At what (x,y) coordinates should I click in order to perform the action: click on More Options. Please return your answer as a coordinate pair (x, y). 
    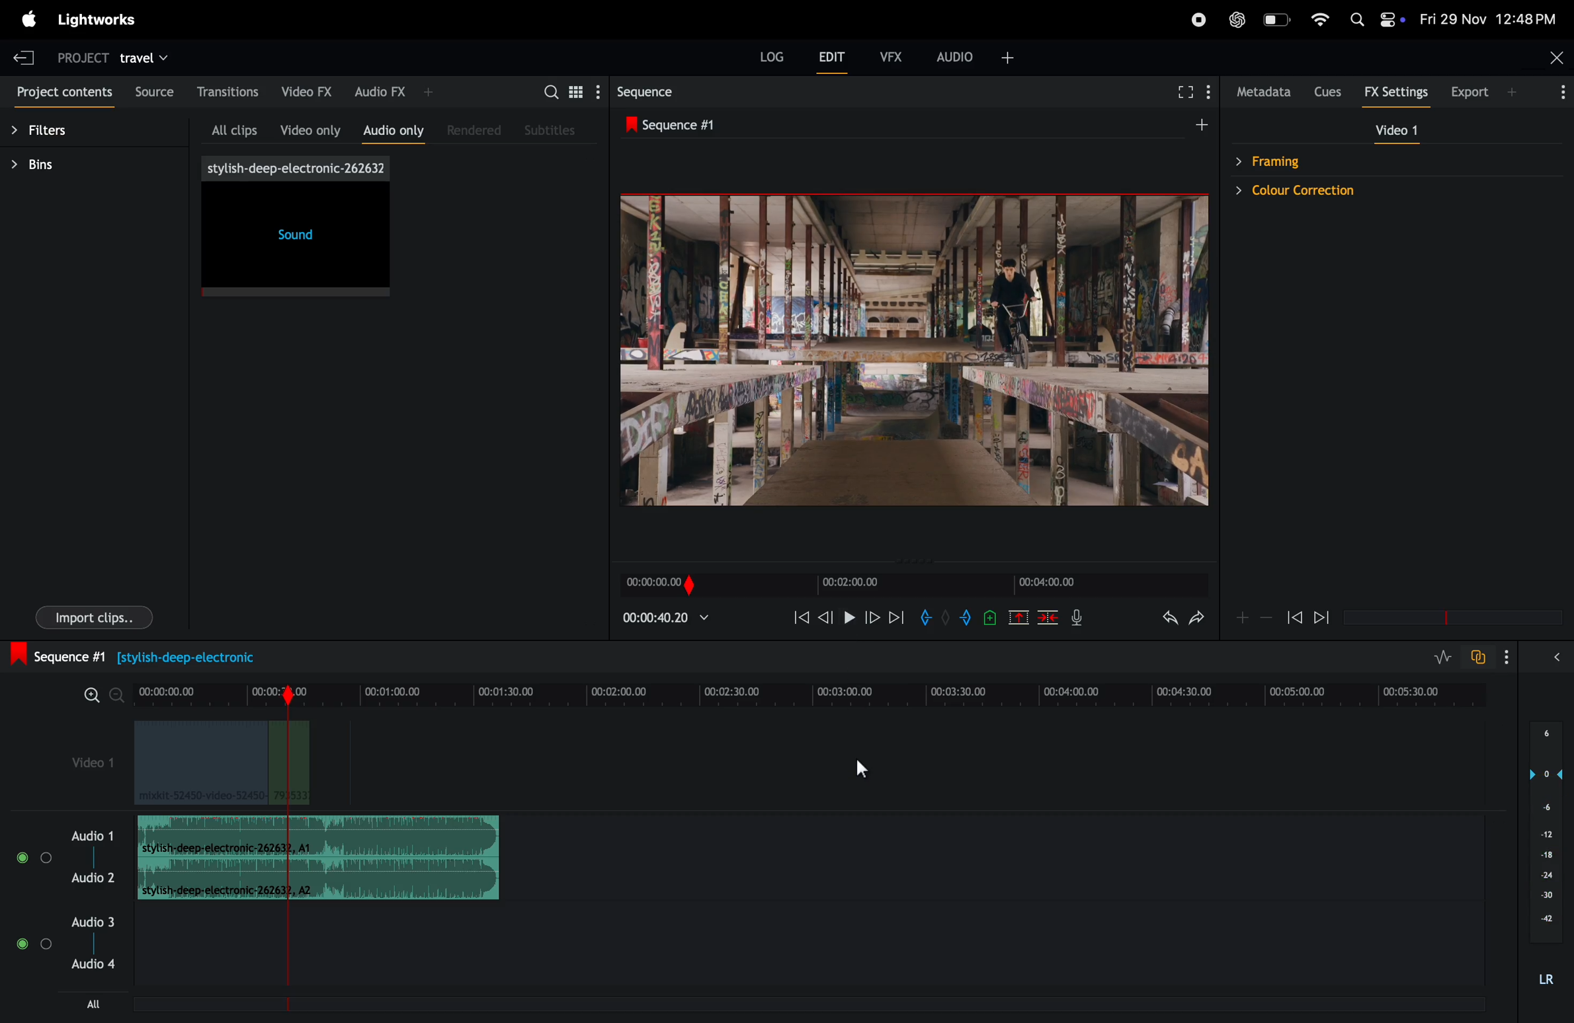
    Looking at the image, I should click on (1509, 658).